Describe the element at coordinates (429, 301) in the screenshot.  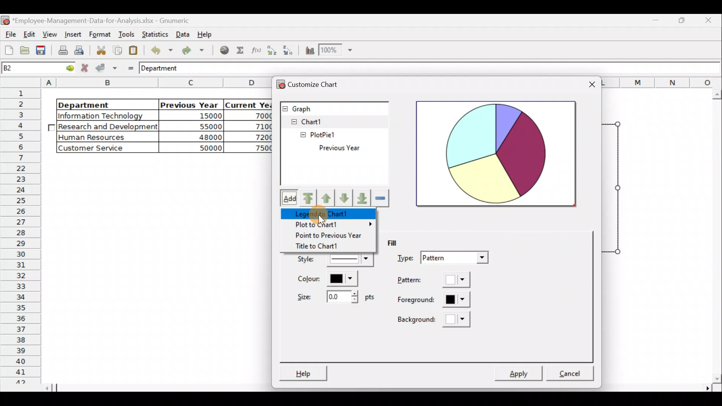
I see `Foreground` at that location.